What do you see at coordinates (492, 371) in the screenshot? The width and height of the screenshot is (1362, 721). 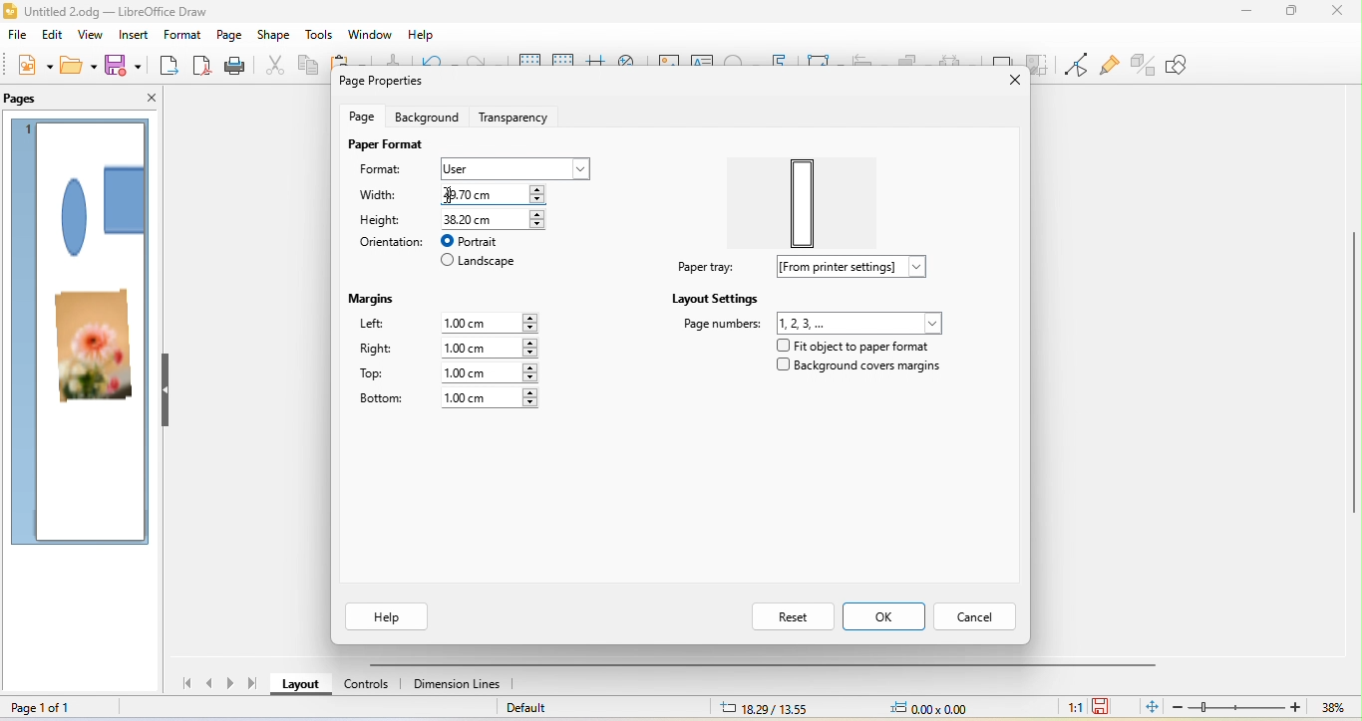 I see `1.00 cm` at bounding box center [492, 371].